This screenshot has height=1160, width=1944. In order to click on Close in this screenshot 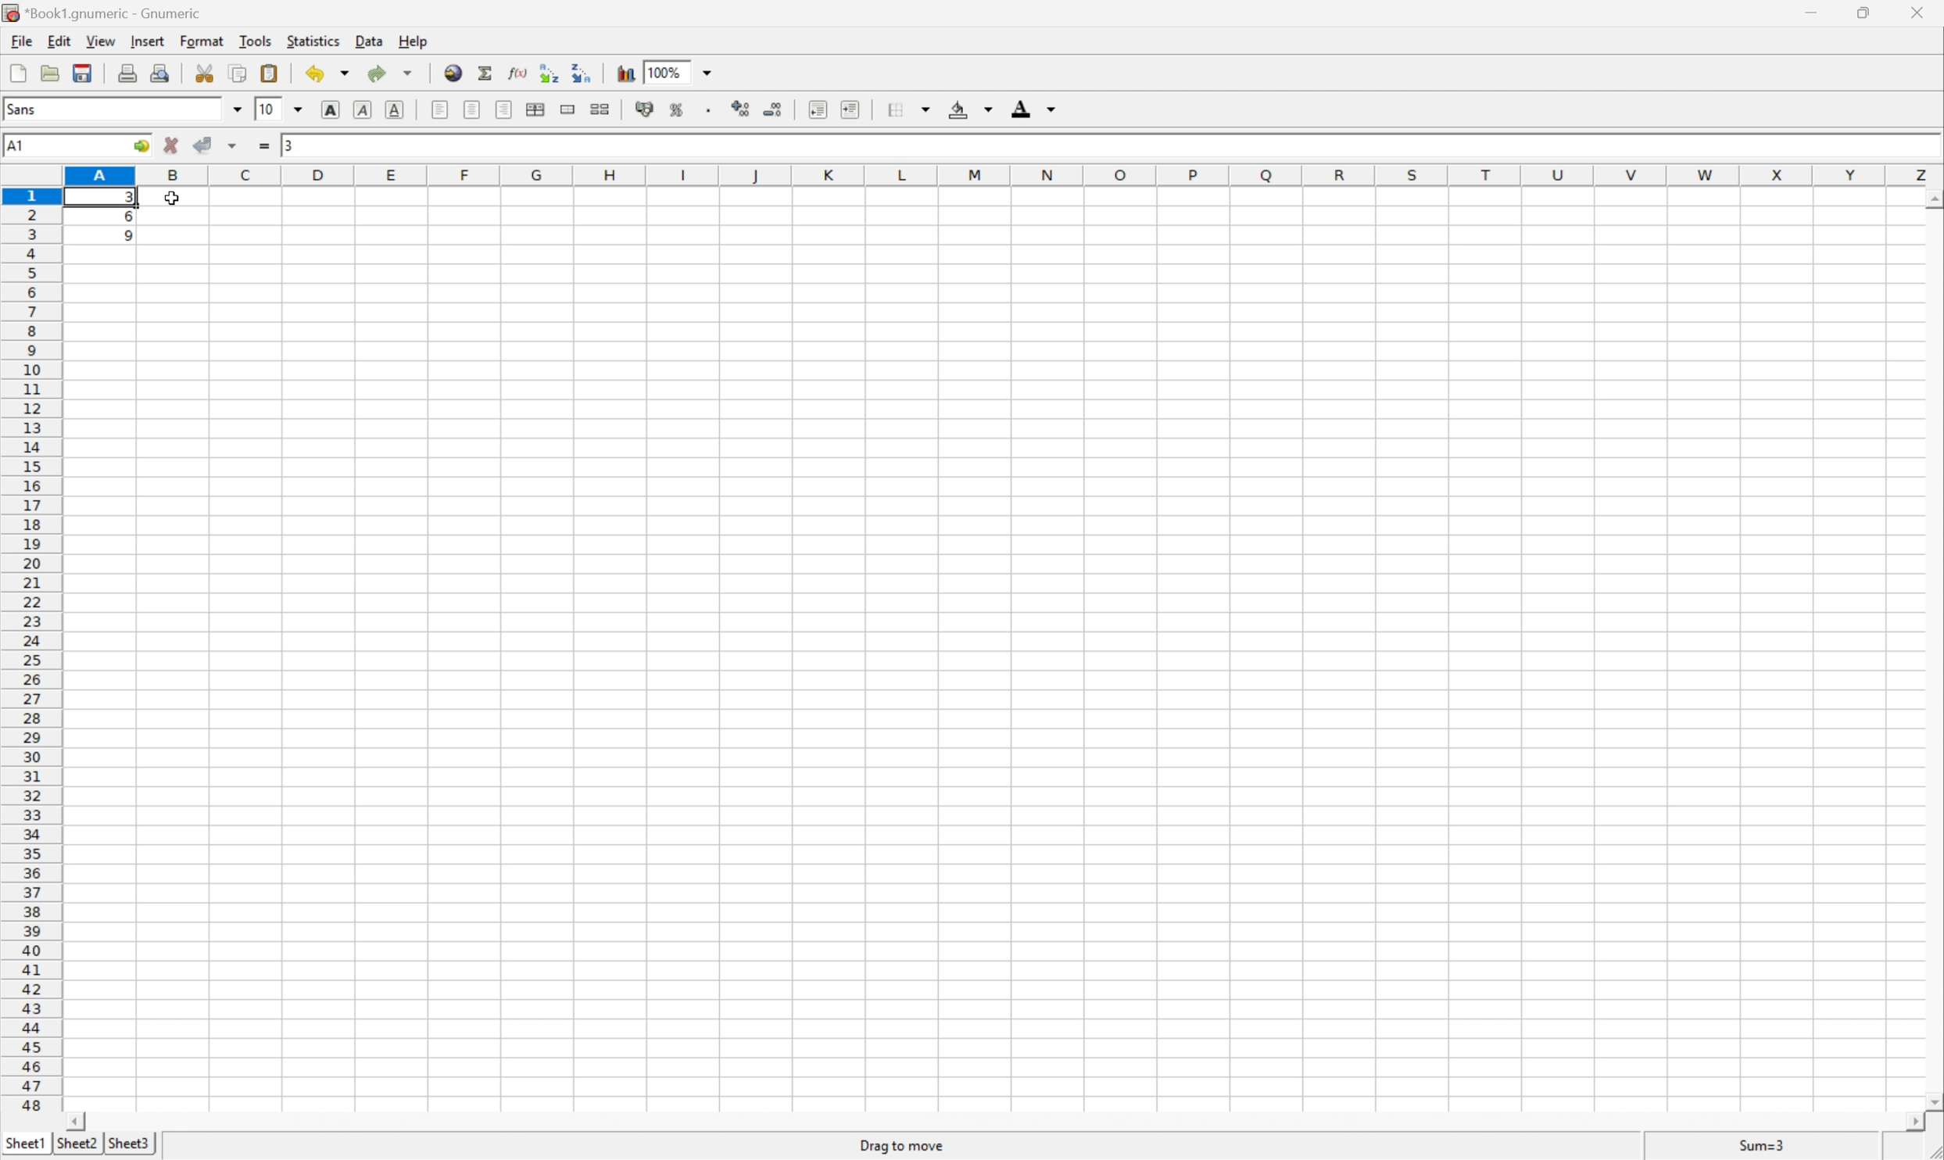, I will do `click(1913, 12)`.